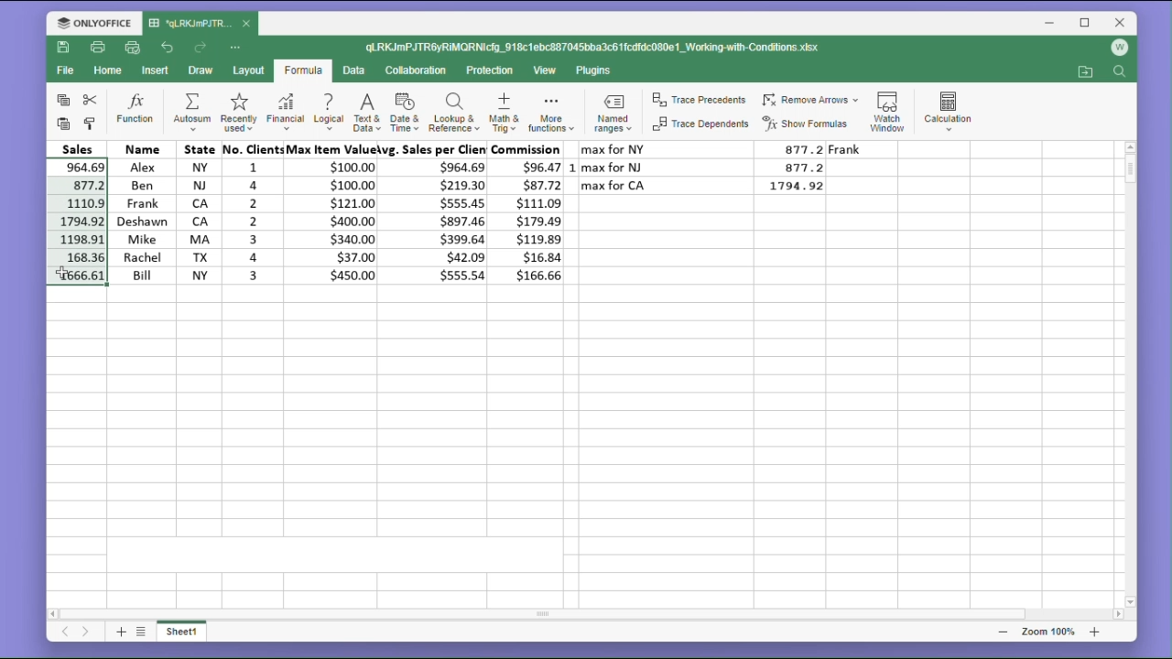 This screenshot has height=659, width=1172. I want to click on show formulas, so click(809, 124).